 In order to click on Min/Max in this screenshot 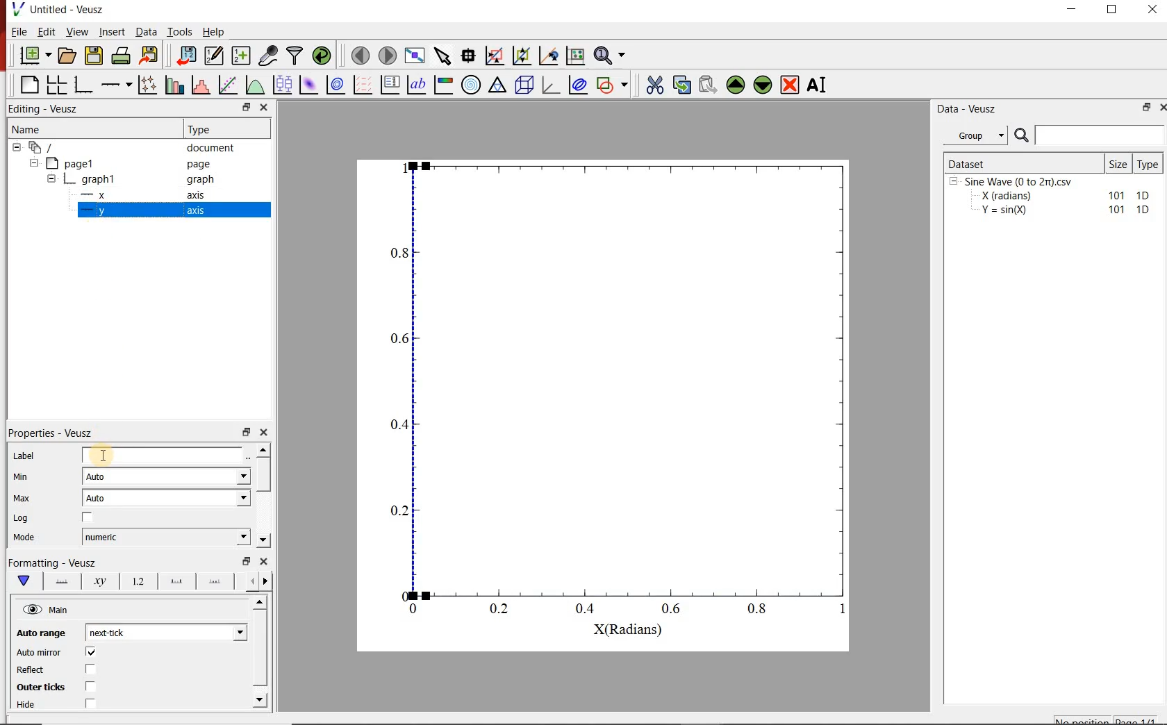, I will do `click(1144, 108)`.